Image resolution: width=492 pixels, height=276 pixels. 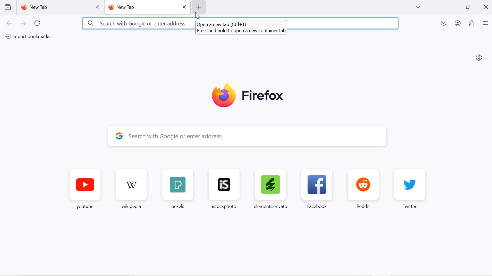 What do you see at coordinates (98, 7) in the screenshot?
I see `close tab` at bounding box center [98, 7].